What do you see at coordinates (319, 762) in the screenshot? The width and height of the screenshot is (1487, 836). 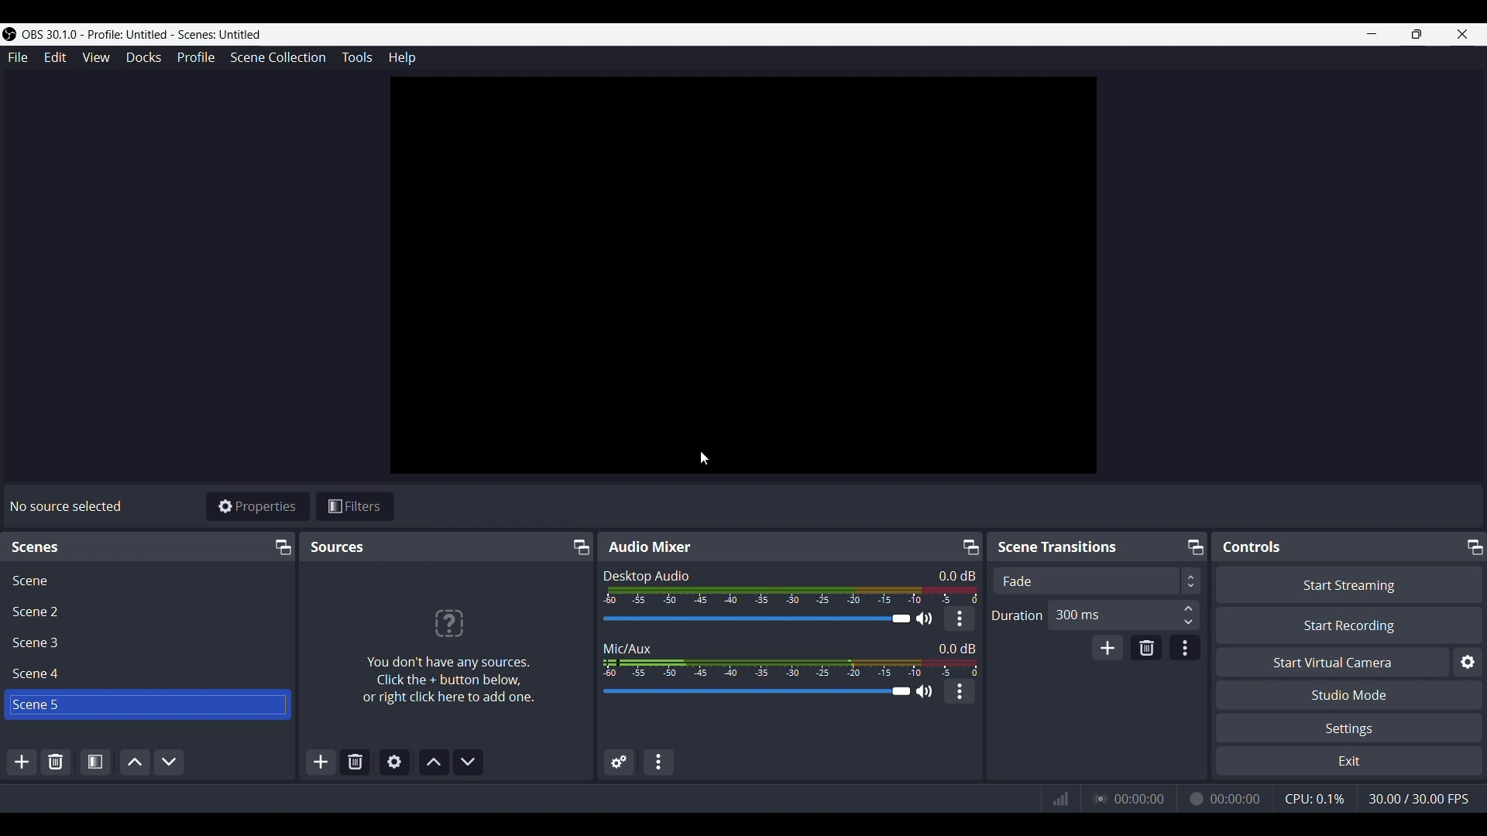 I see `Add Sources` at bounding box center [319, 762].